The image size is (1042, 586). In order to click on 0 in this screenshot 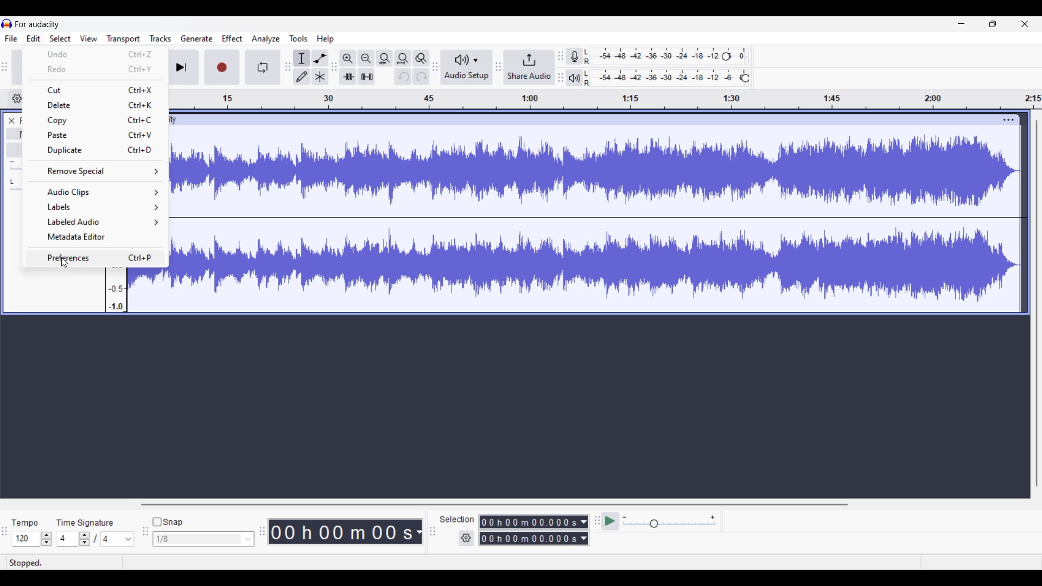, I will do `click(744, 53)`.